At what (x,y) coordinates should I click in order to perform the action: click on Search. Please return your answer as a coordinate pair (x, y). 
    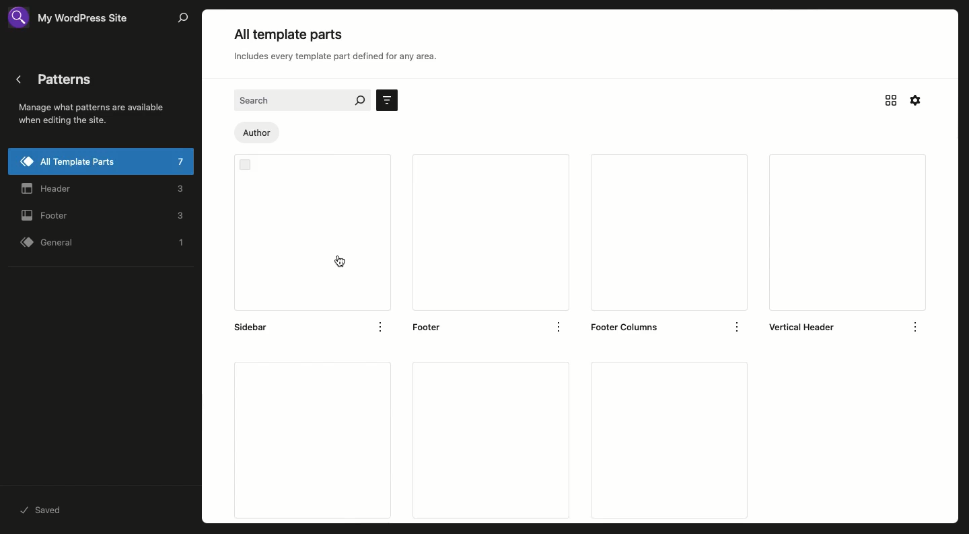
    Looking at the image, I should click on (183, 18).